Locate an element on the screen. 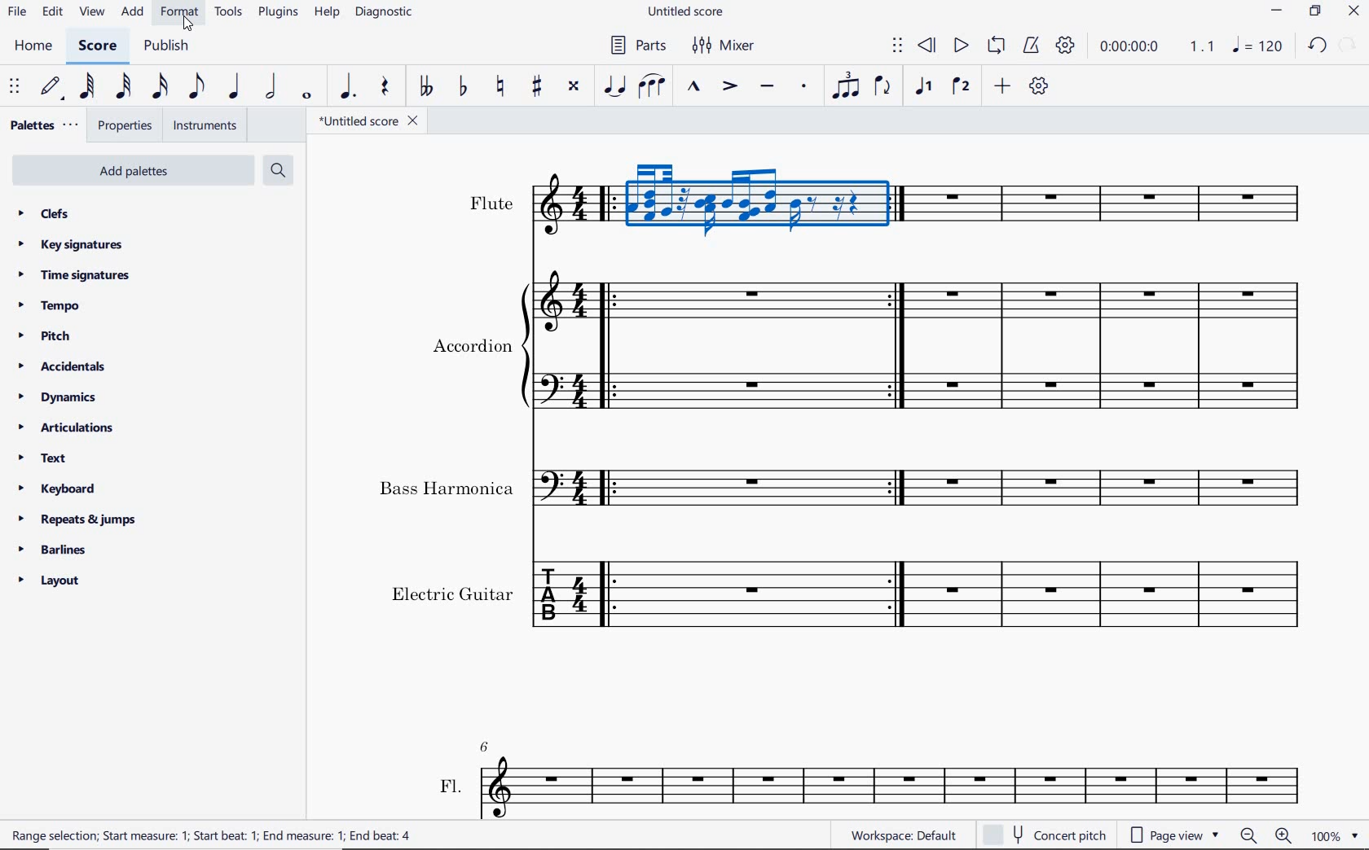  slur is located at coordinates (650, 88).